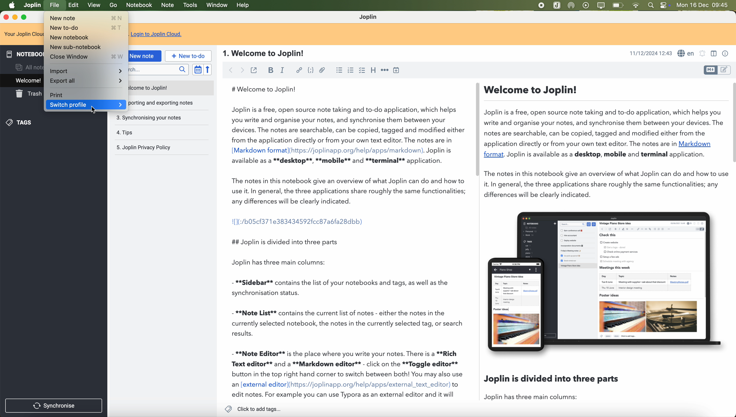 Image resolution: width=736 pixels, height=417 pixels. What do you see at coordinates (556, 390) in the screenshot?
I see `Joplin is divided into three parts
Joplin has three main columns:` at bounding box center [556, 390].